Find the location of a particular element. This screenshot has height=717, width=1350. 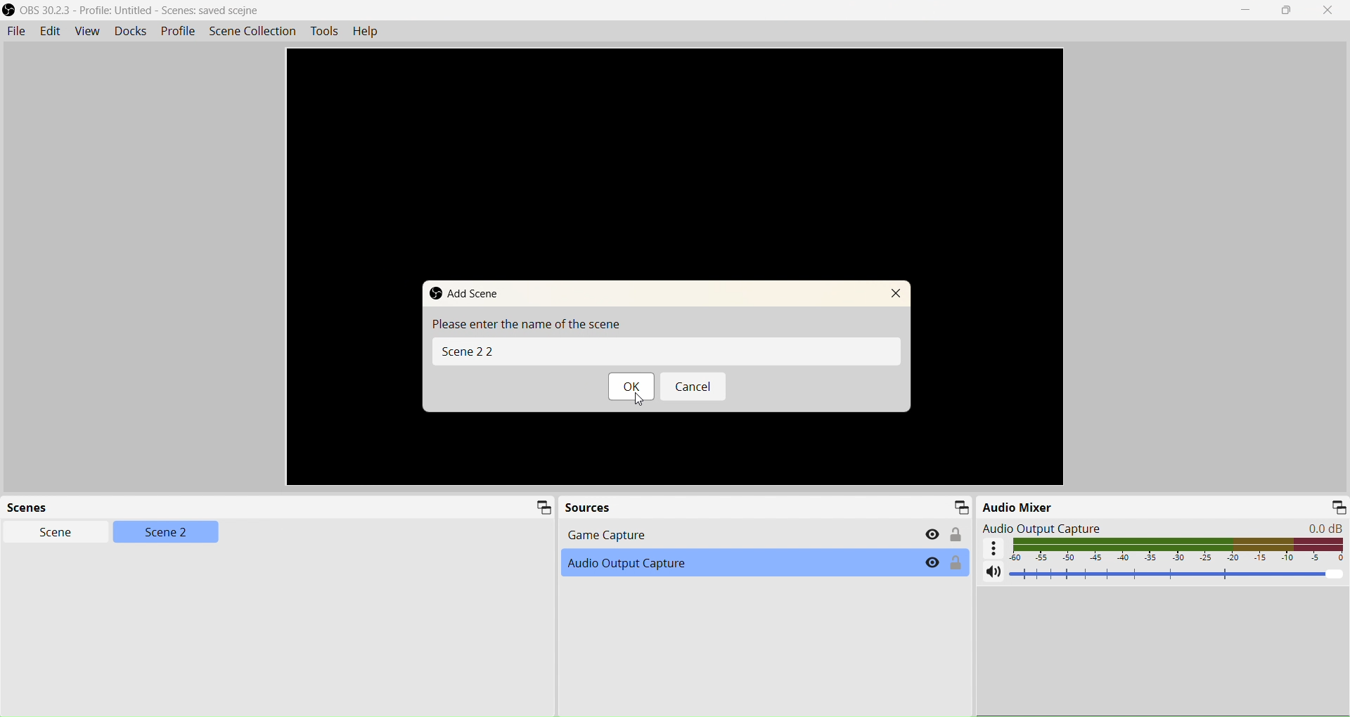

Audio Output Capture is located at coordinates (1164, 528).